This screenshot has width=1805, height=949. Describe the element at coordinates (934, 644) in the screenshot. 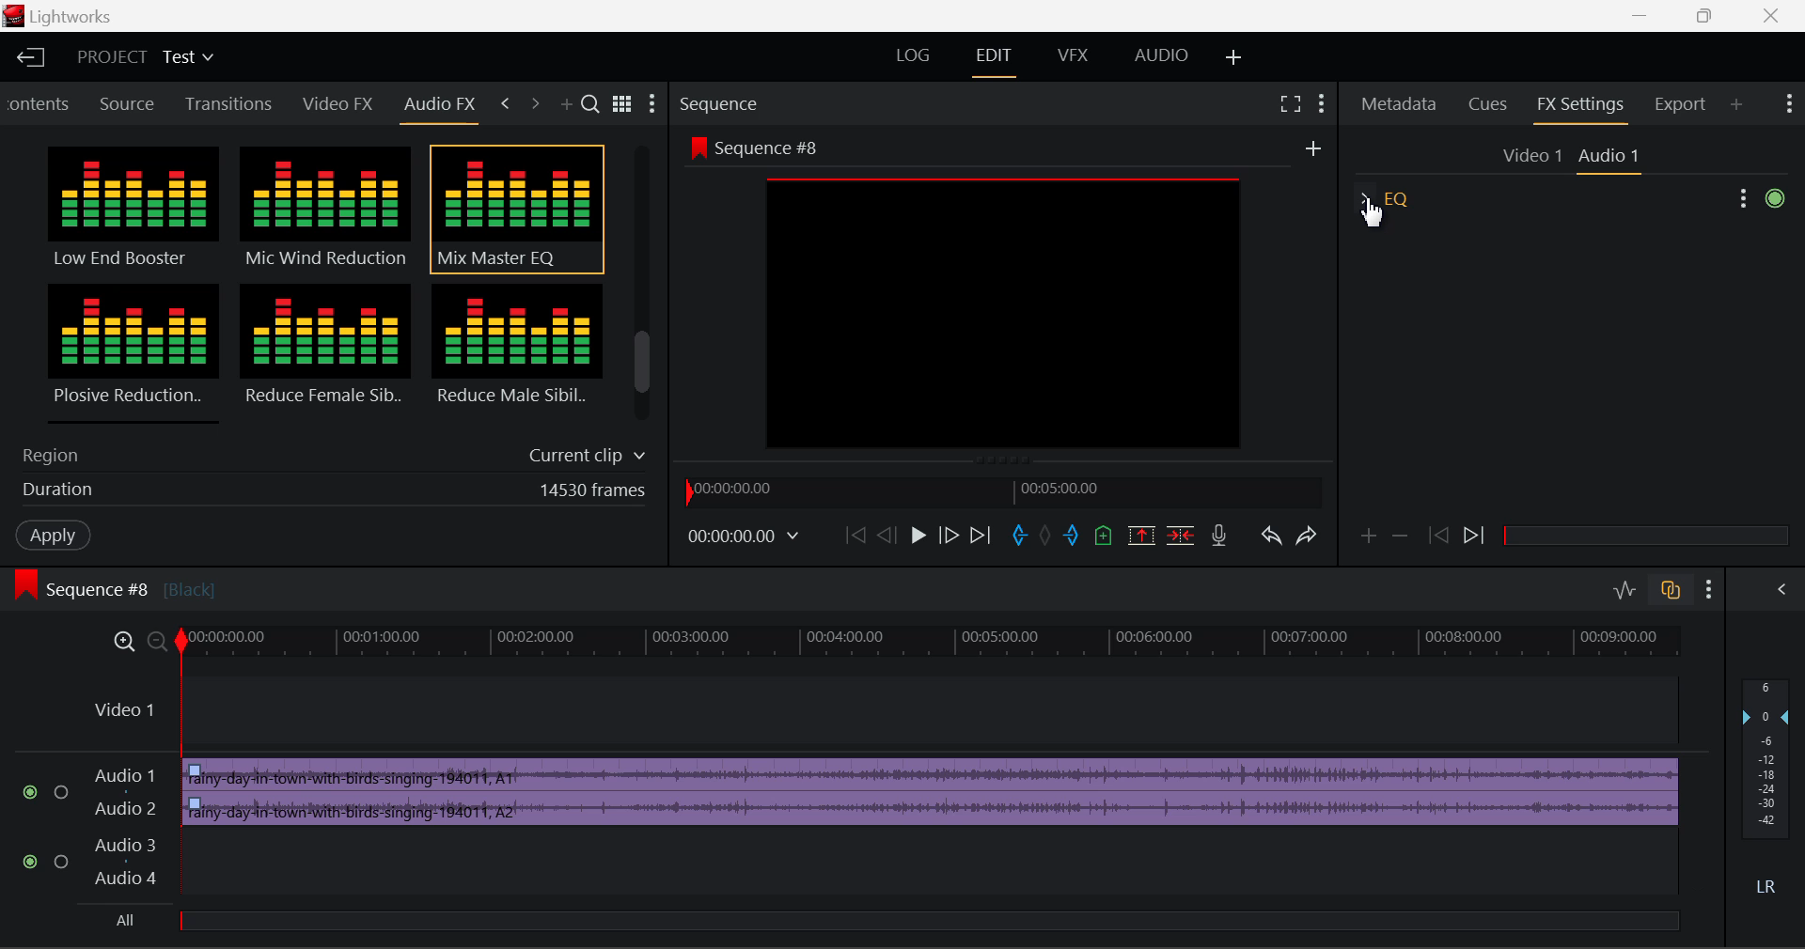

I see `Project Timeline` at that location.